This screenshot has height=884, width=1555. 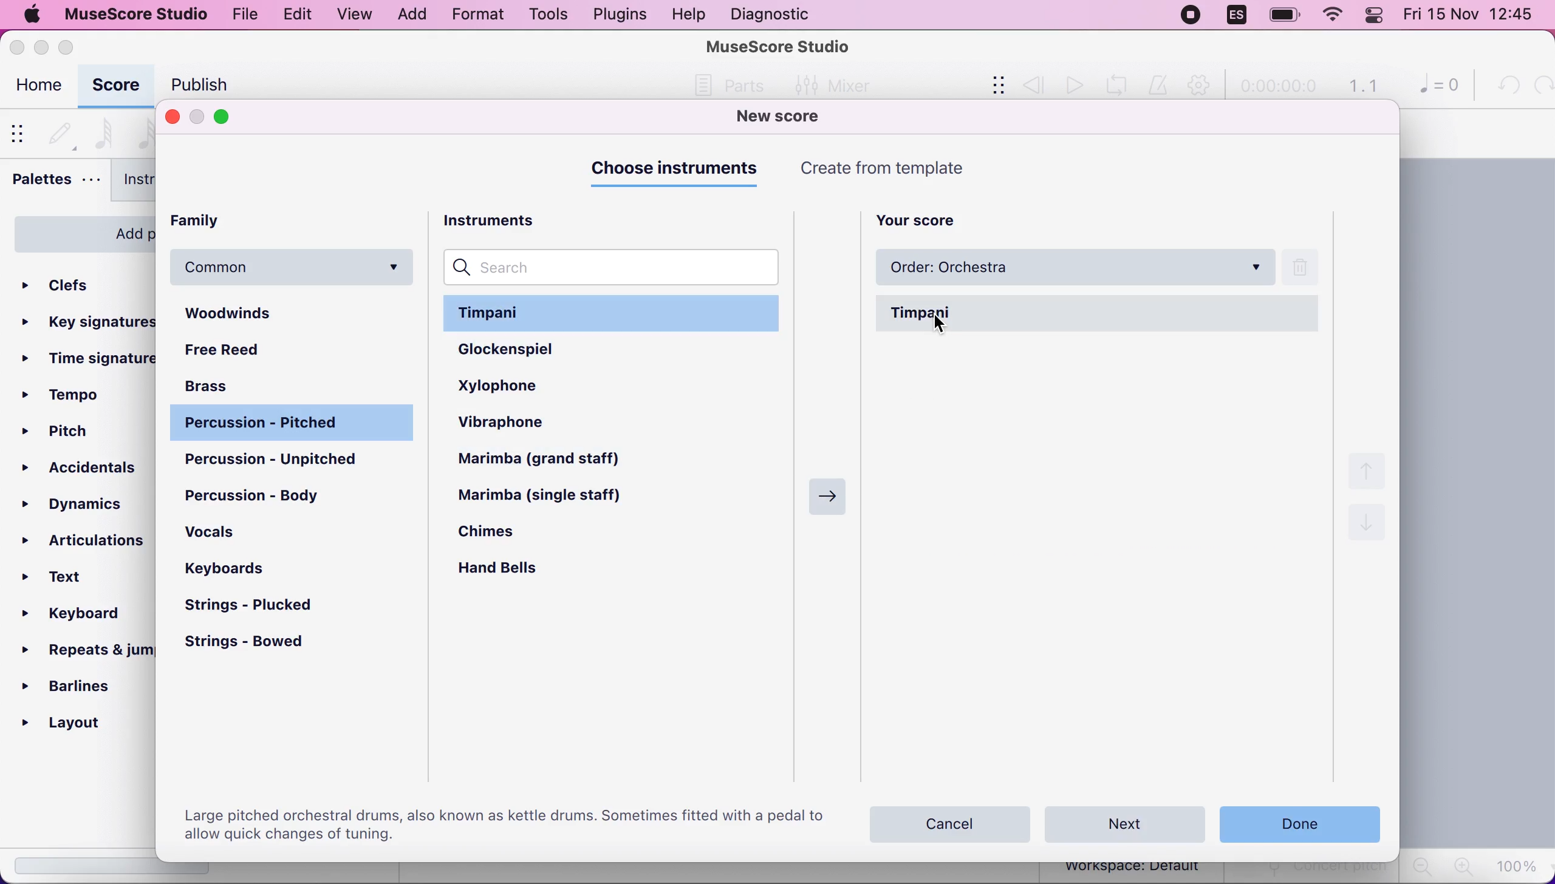 I want to click on strings - plucked, so click(x=258, y=606).